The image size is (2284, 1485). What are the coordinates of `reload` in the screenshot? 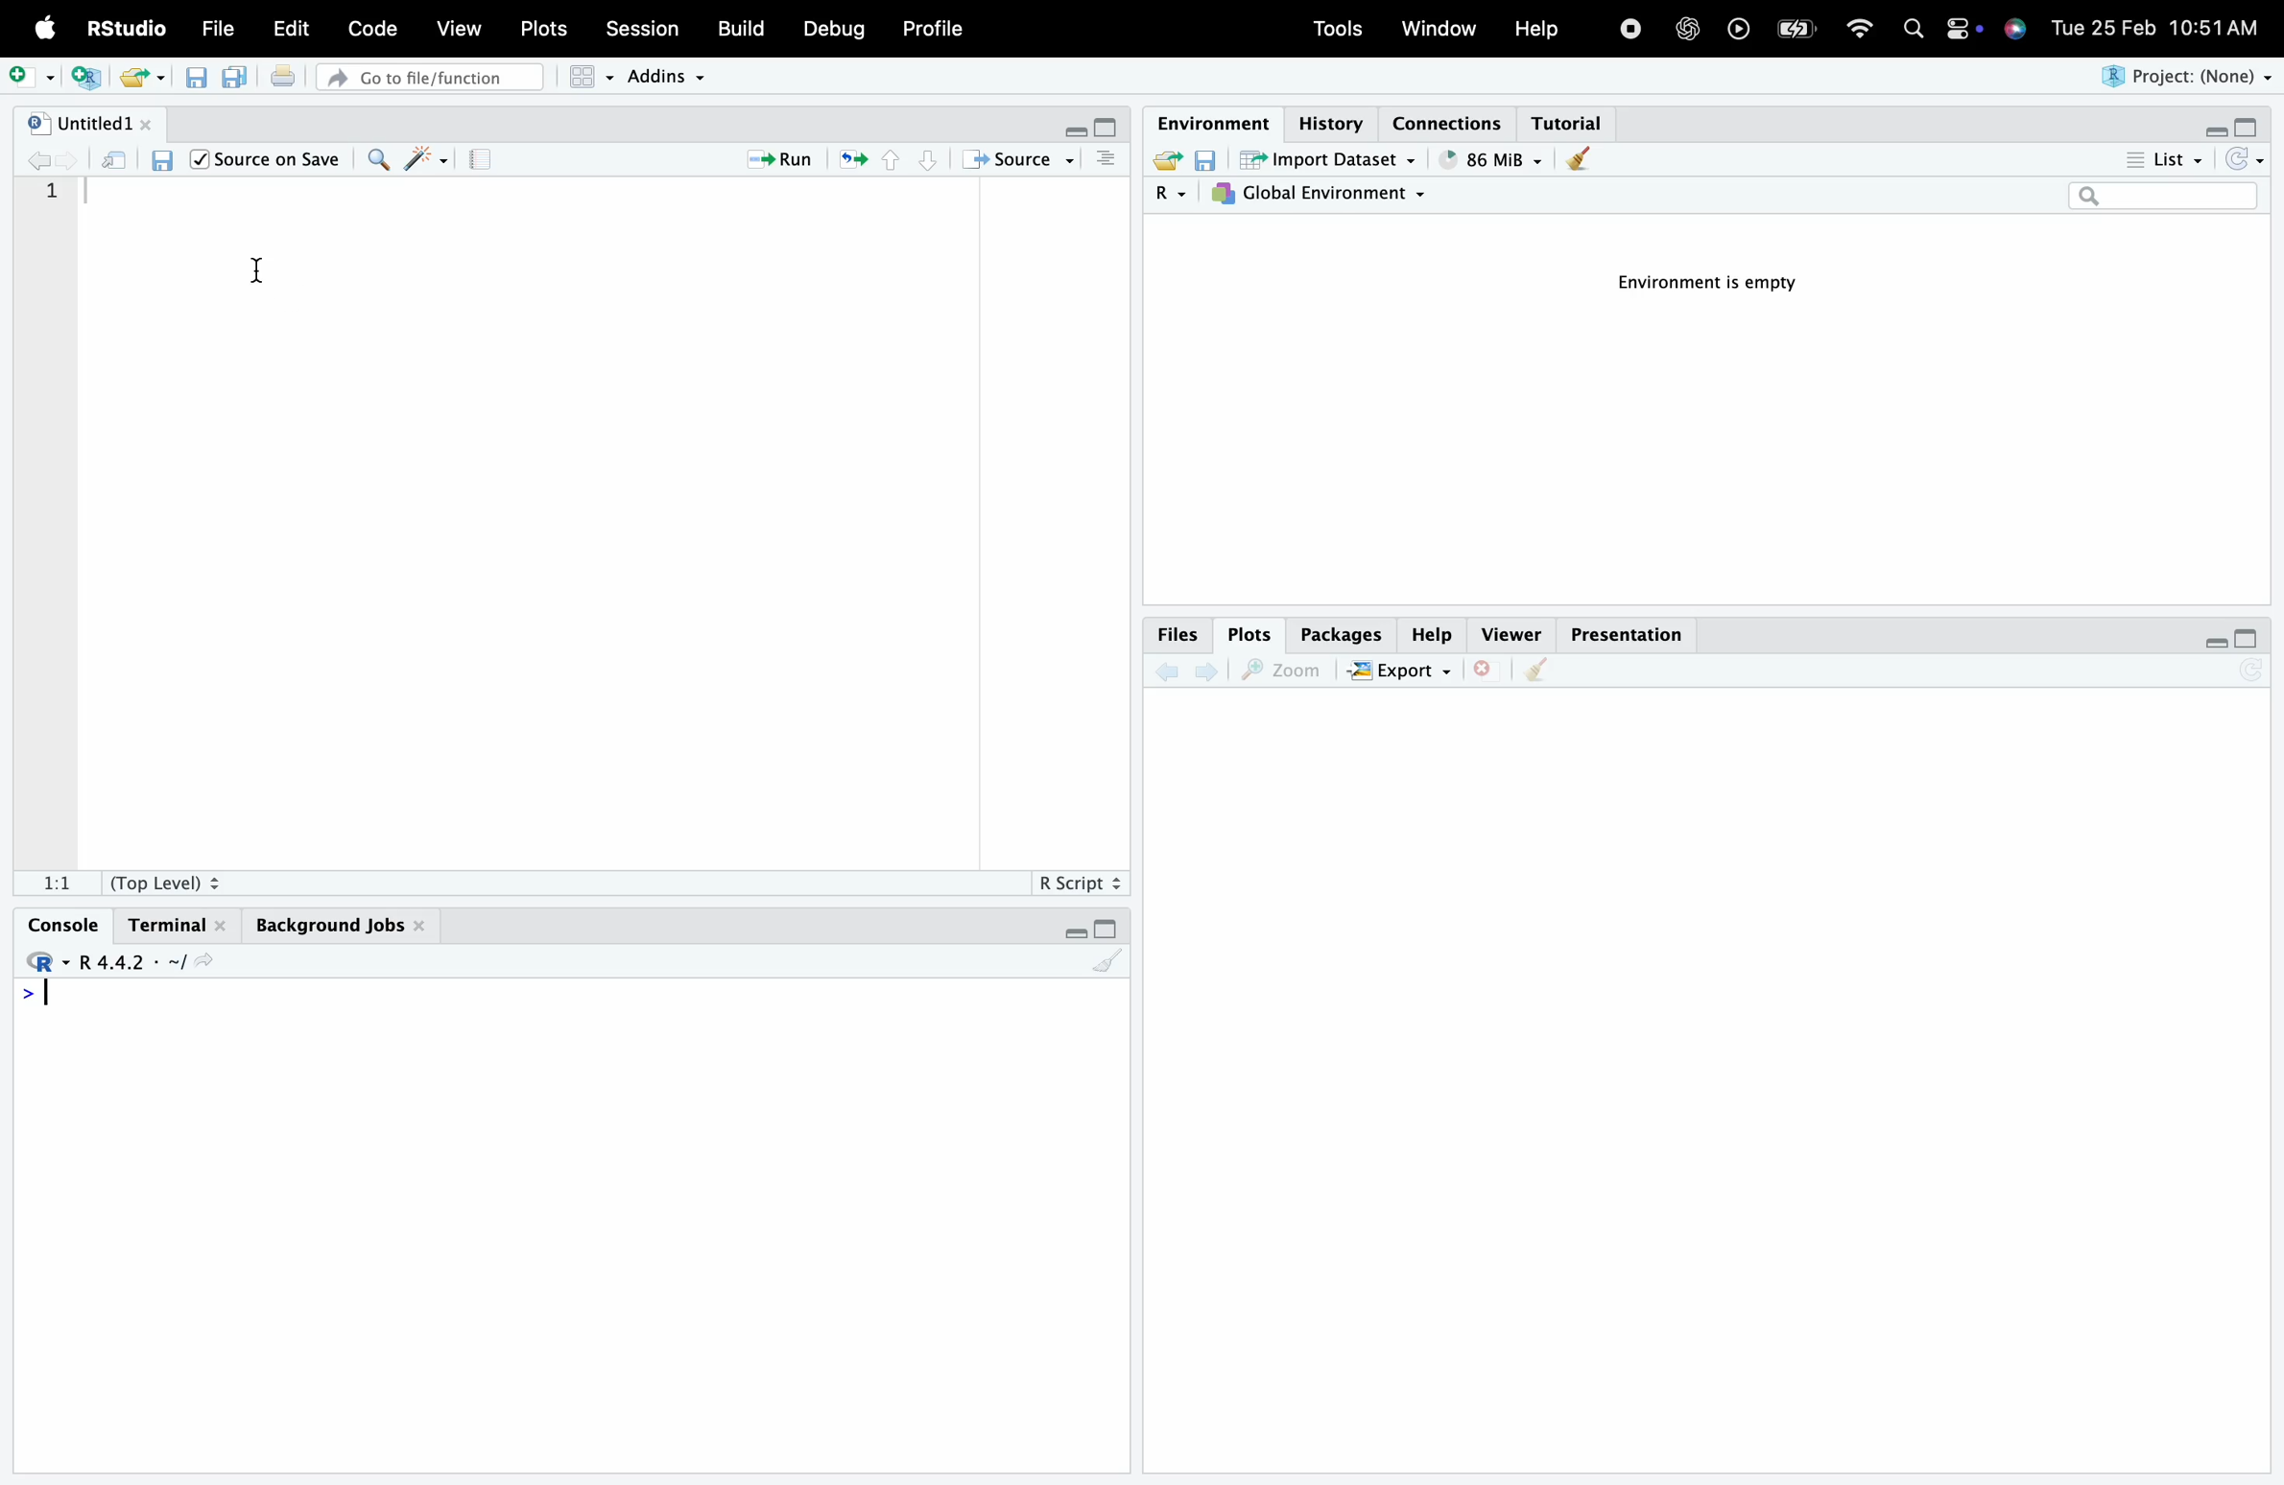 It's located at (2248, 159).